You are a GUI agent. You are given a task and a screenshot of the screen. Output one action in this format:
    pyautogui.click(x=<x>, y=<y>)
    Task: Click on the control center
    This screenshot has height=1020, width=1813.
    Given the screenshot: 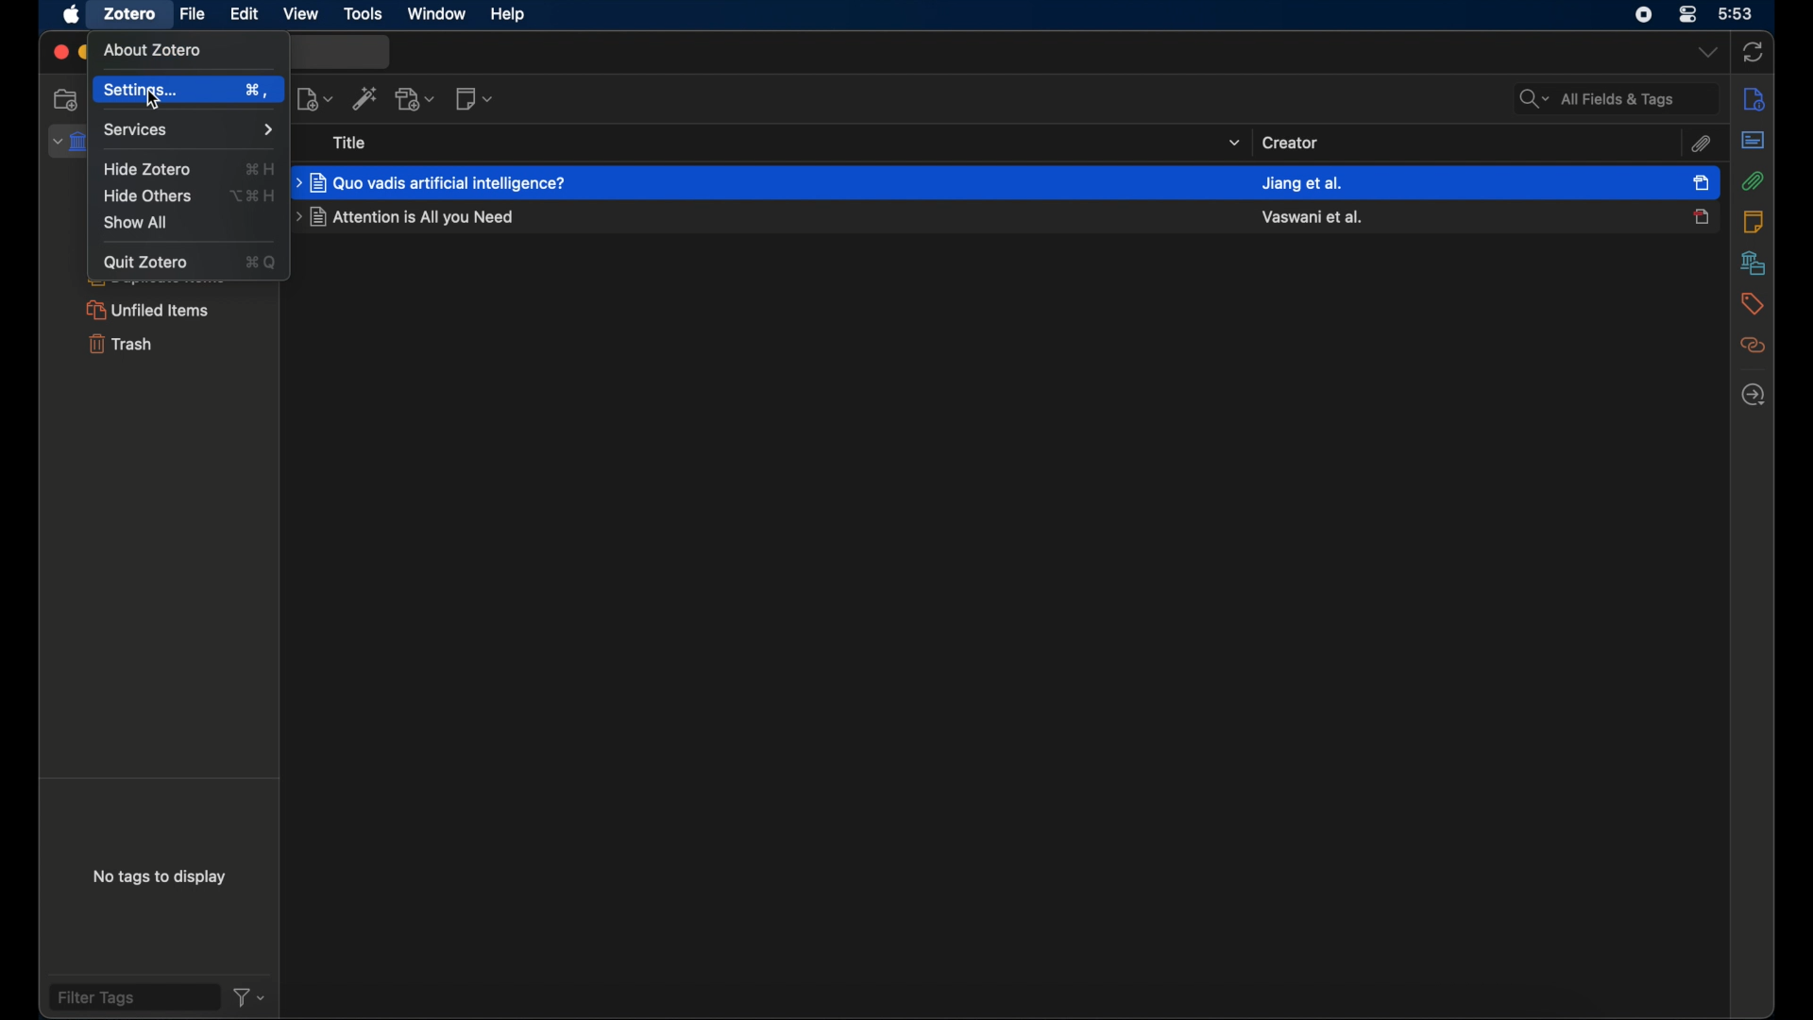 What is the action you would take?
    pyautogui.click(x=1642, y=15)
    